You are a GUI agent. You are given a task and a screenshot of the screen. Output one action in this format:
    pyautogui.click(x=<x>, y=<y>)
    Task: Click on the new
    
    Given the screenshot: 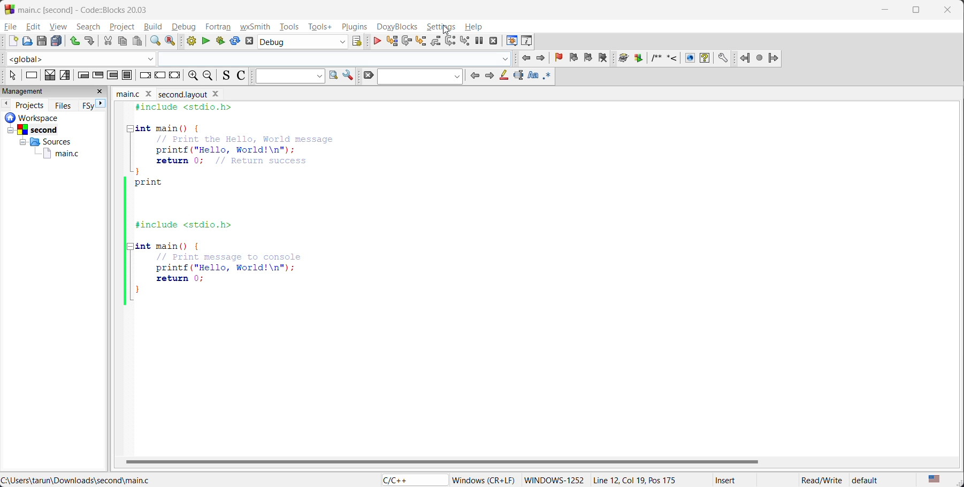 What is the action you would take?
    pyautogui.click(x=10, y=41)
    